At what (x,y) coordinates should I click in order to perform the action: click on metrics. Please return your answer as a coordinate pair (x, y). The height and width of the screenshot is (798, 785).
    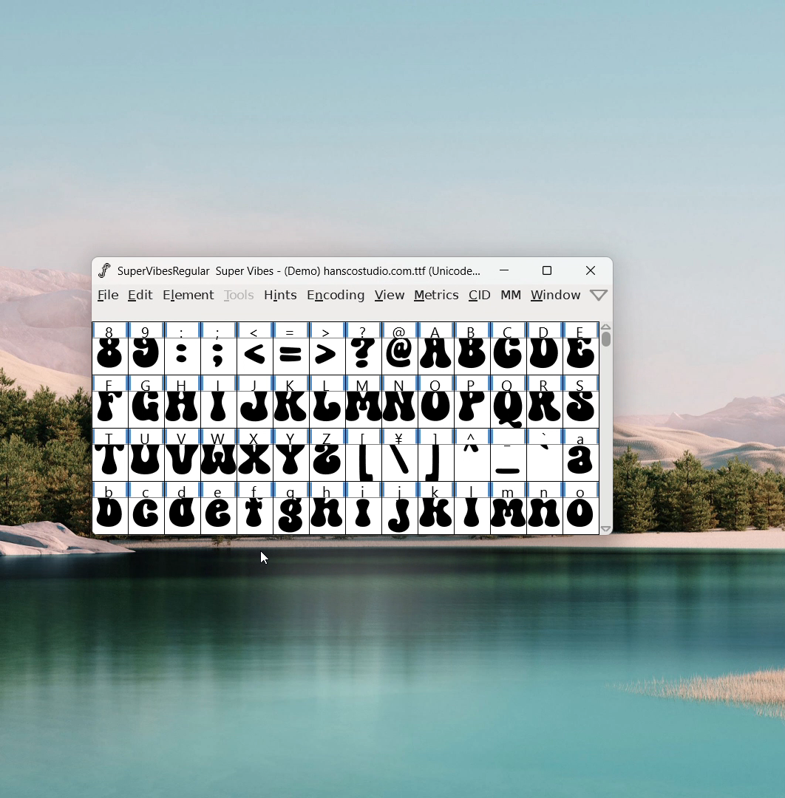
    Looking at the image, I should click on (435, 298).